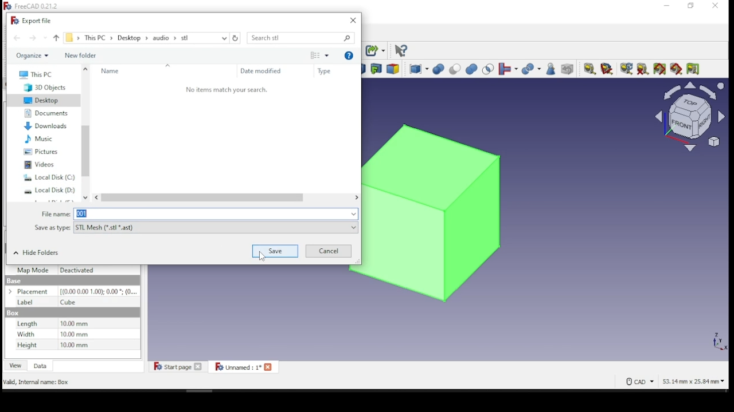  I want to click on Width, so click(27, 334).